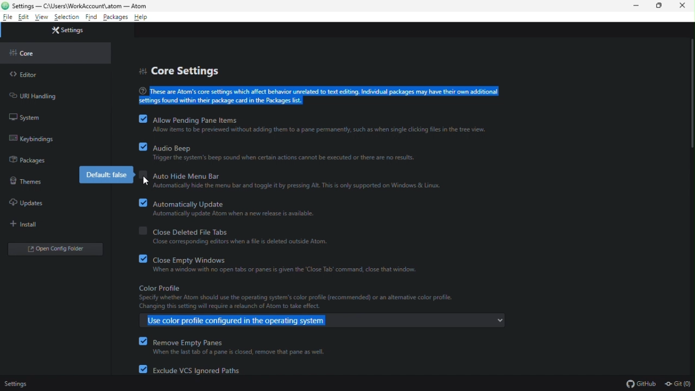  I want to click on help, so click(143, 17).